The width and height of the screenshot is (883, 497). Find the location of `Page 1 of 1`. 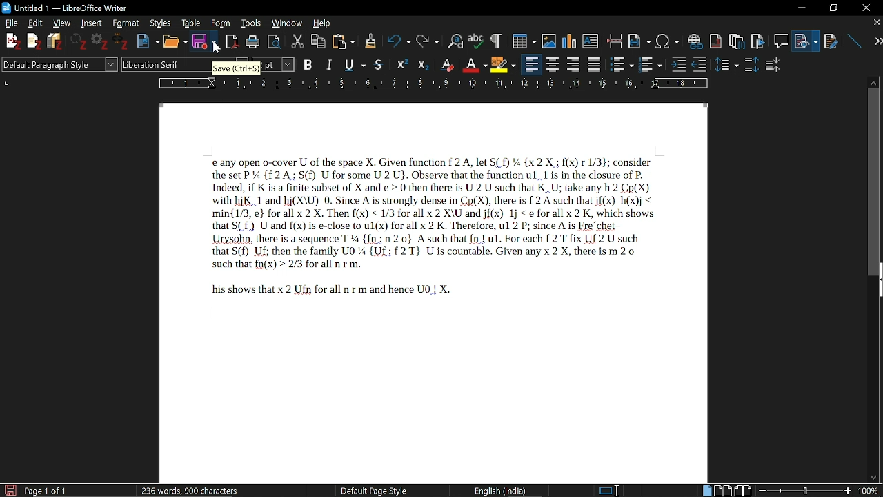

Page 1 of 1 is located at coordinates (46, 489).